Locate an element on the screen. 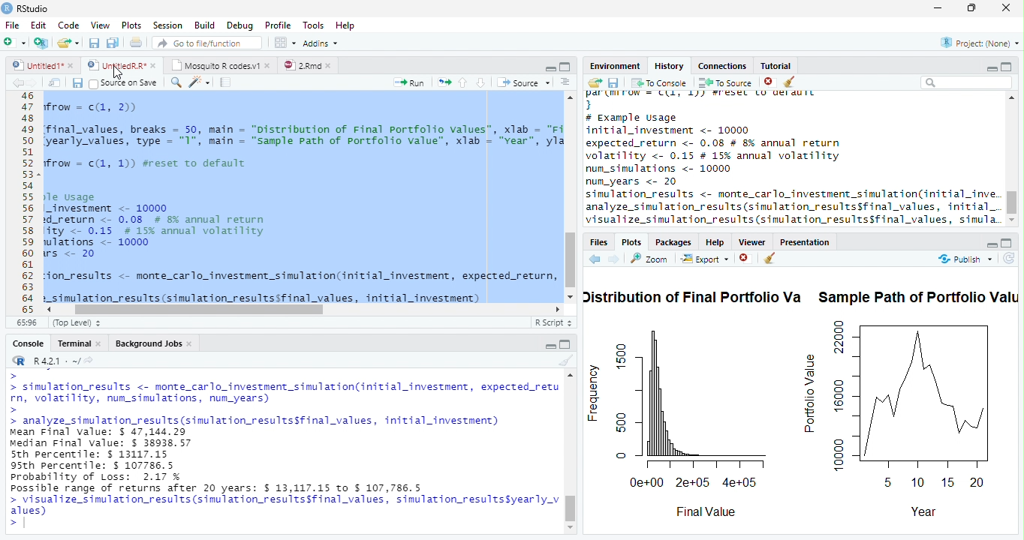 The width and height of the screenshot is (1024, 540). Export is located at coordinates (703, 259).